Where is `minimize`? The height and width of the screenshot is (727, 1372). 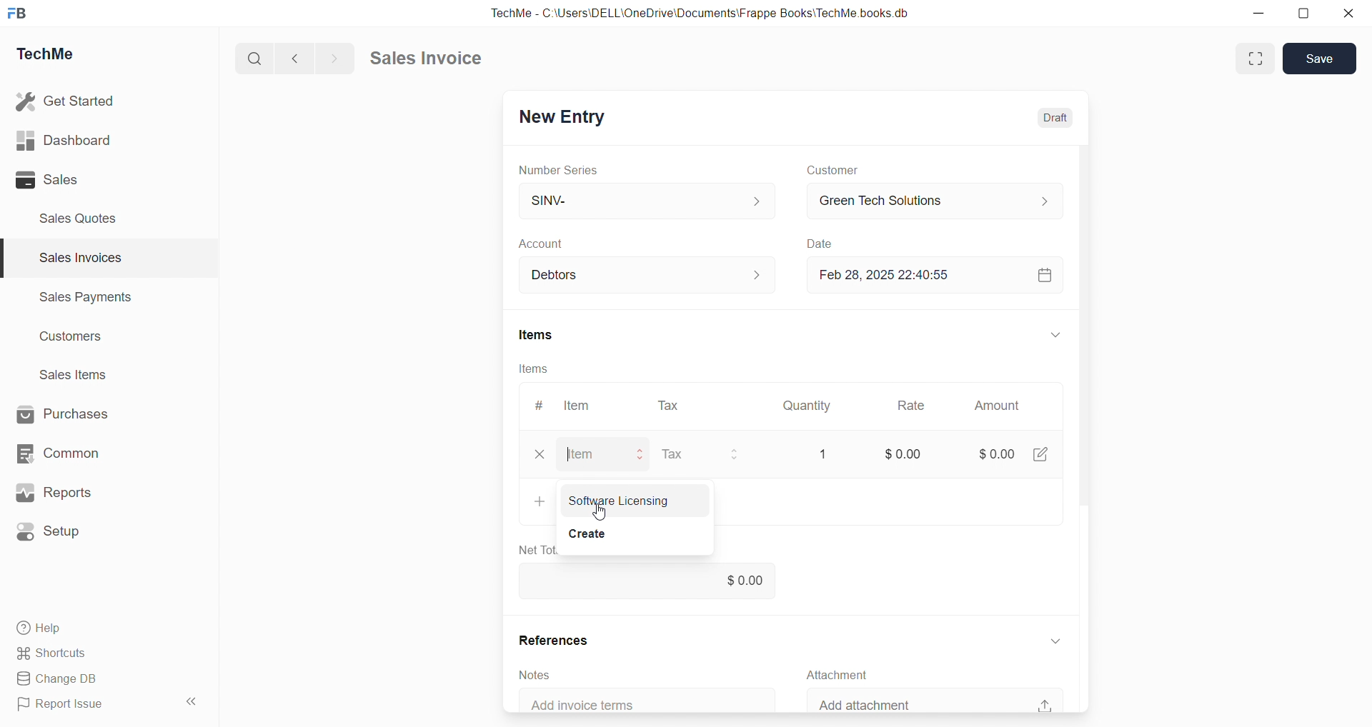 minimize is located at coordinates (1258, 13).